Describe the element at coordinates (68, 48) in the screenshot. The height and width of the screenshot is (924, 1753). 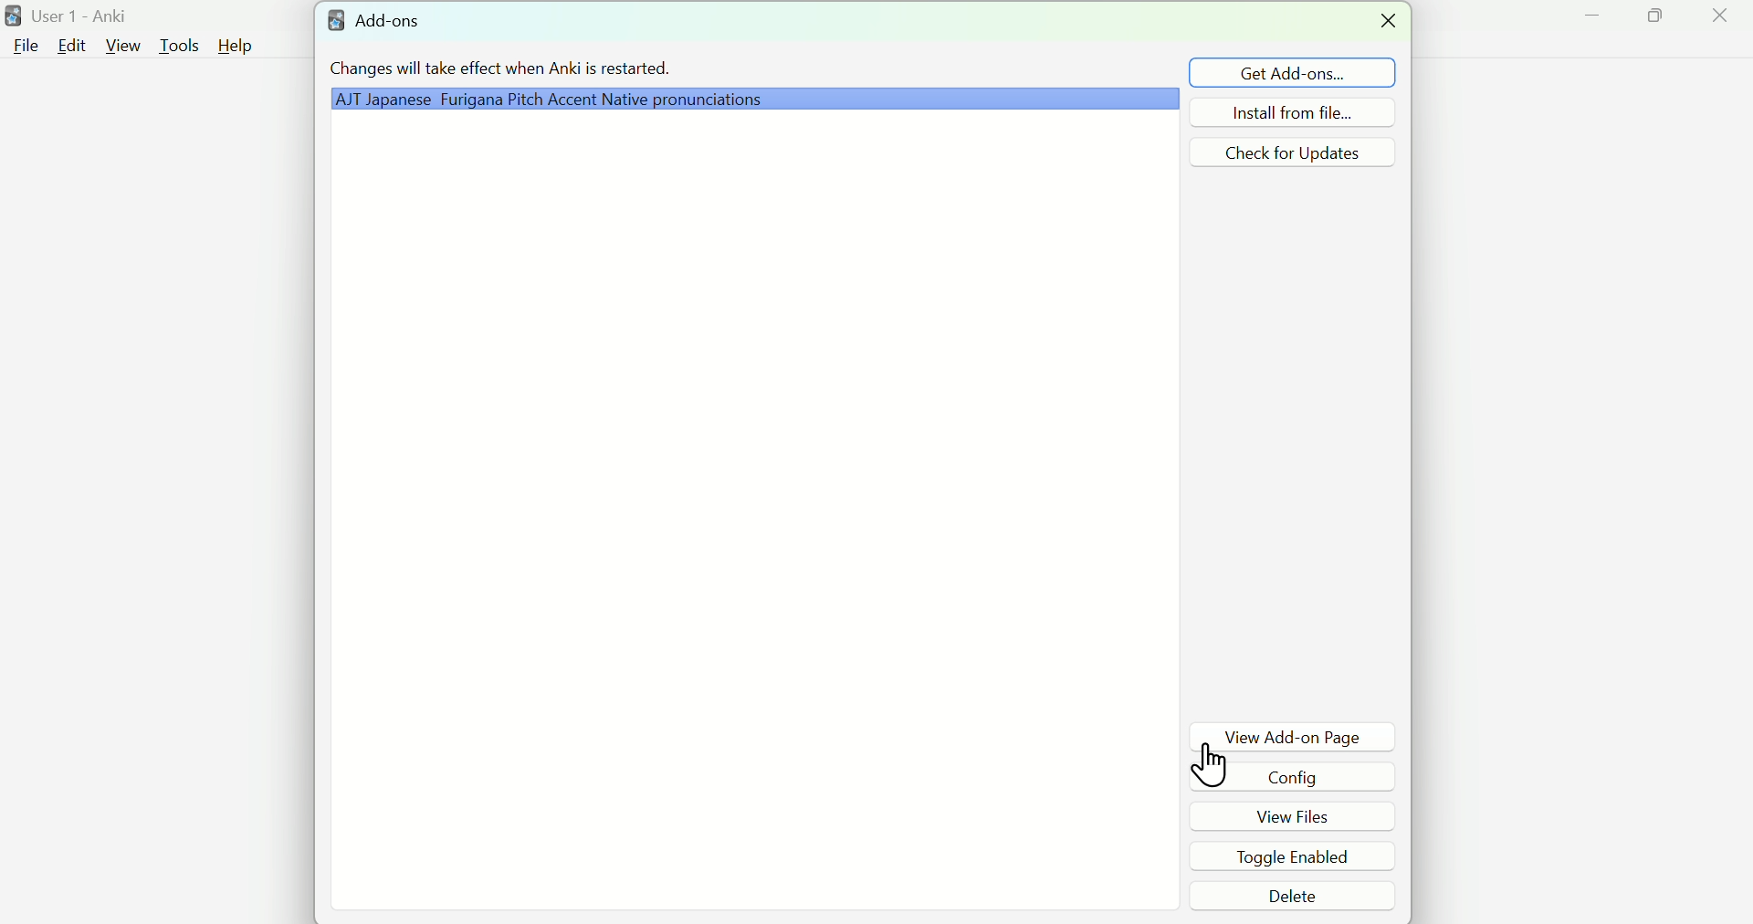
I see `Edit` at that location.